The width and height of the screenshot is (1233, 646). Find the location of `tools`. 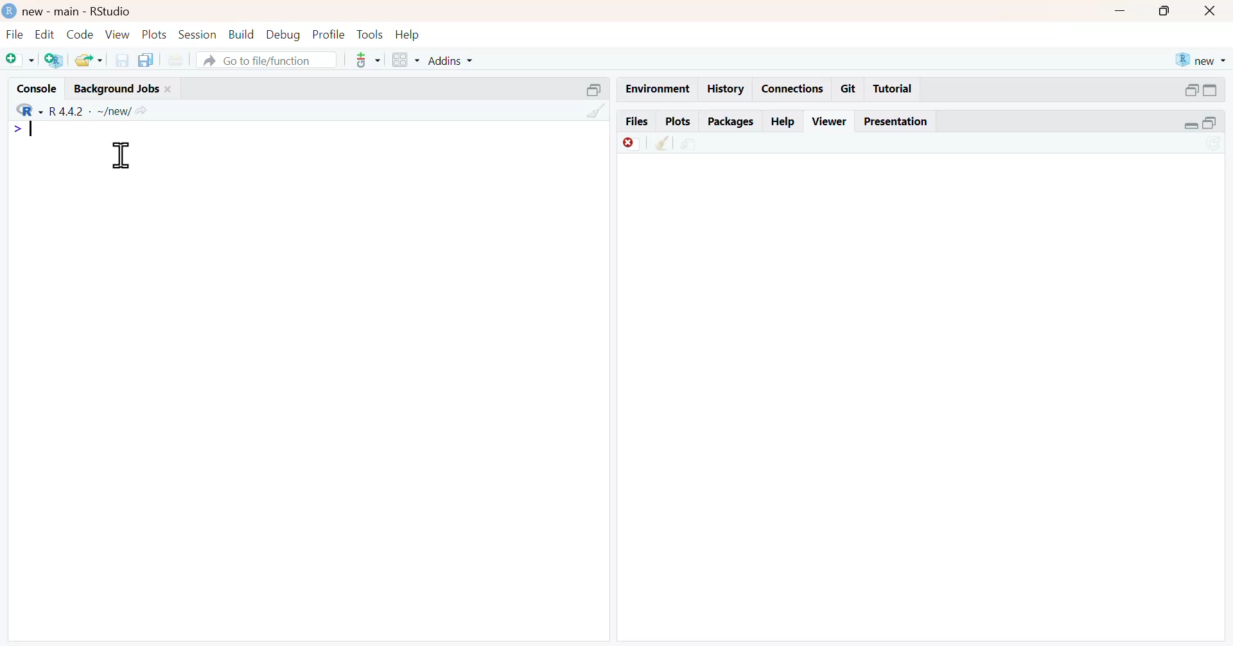

tools is located at coordinates (369, 33).